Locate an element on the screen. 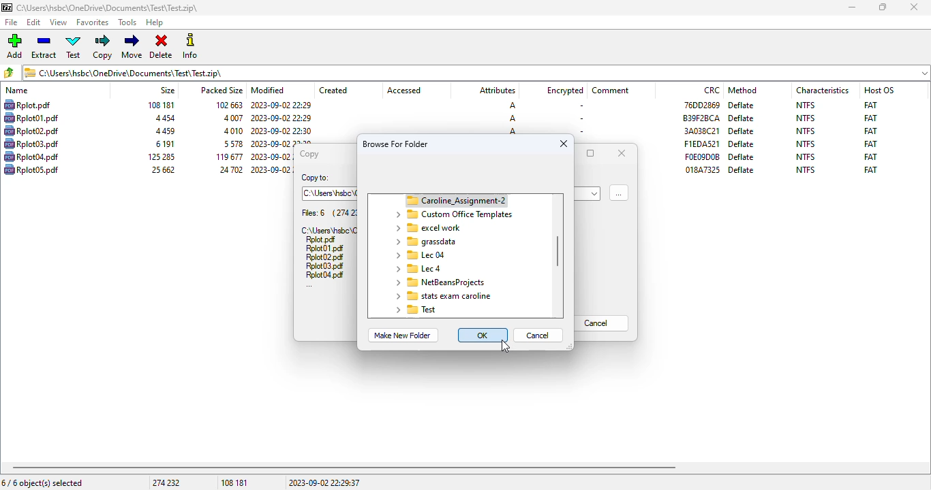 This screenshot has height=490, width=931. method is located at coordinates (742, 90).